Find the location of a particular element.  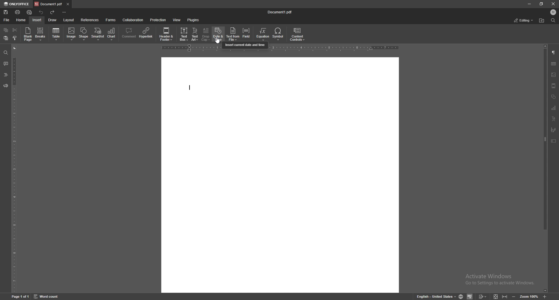

drop cap is located at coordinates (206, 34).